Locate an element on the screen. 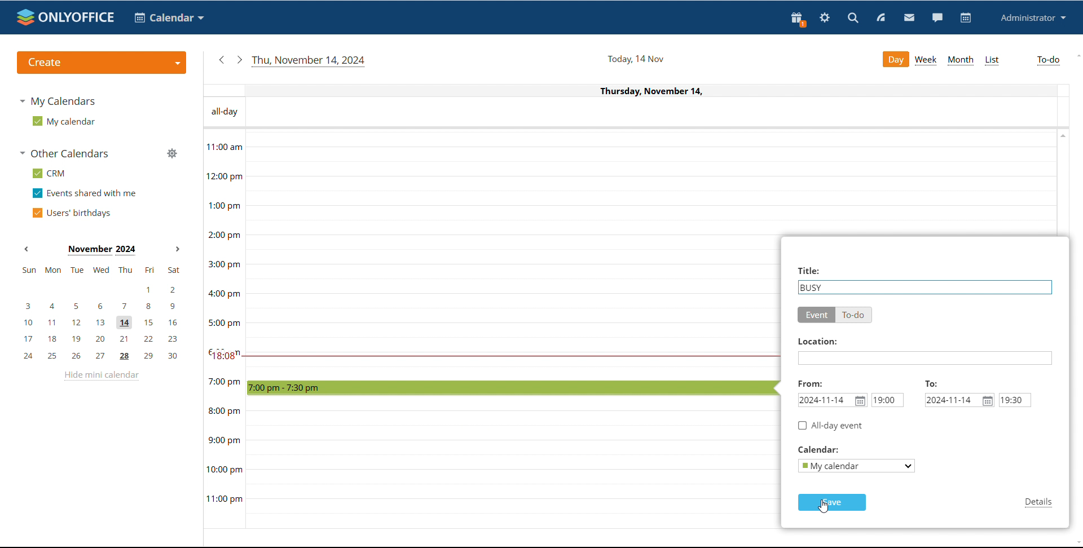 This screenshot has width=1083, height=548. crm is located at coordinates (49, 173).